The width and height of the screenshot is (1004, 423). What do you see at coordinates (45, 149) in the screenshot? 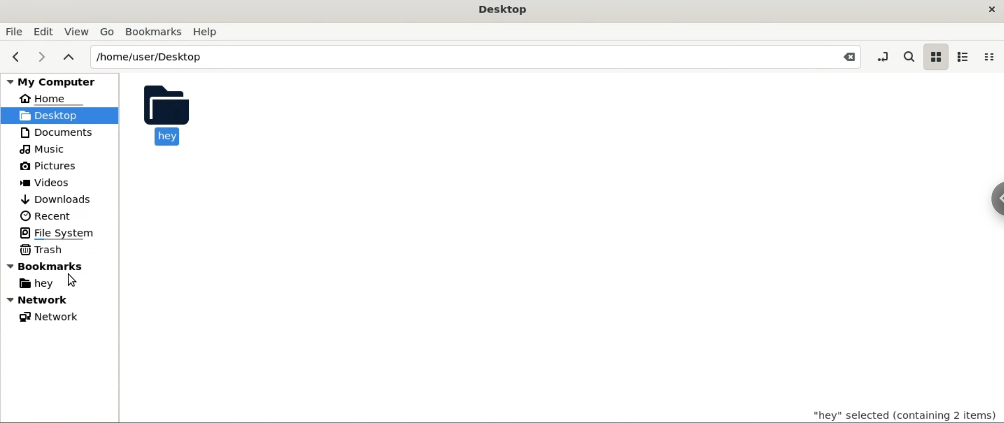
I see `Music` at bounding box center [45, 149].